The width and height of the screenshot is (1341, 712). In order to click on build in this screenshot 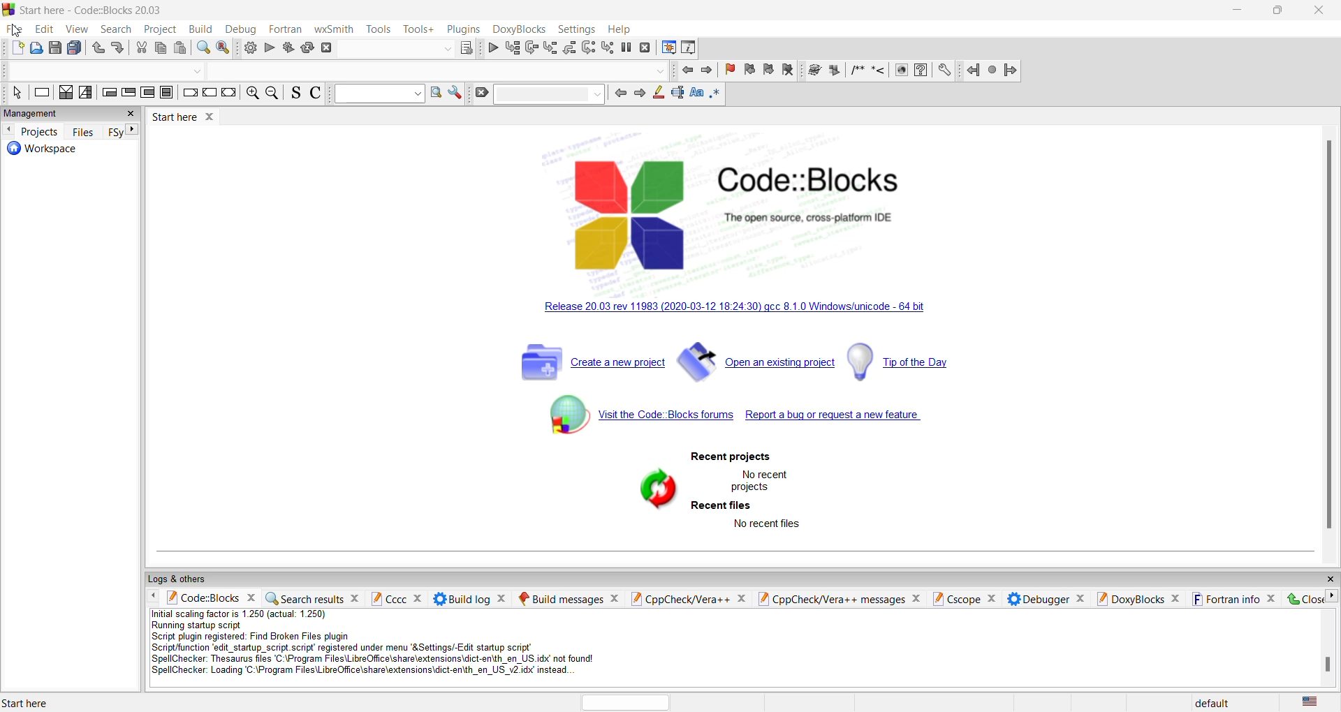, I will do `click(250, 48)`.